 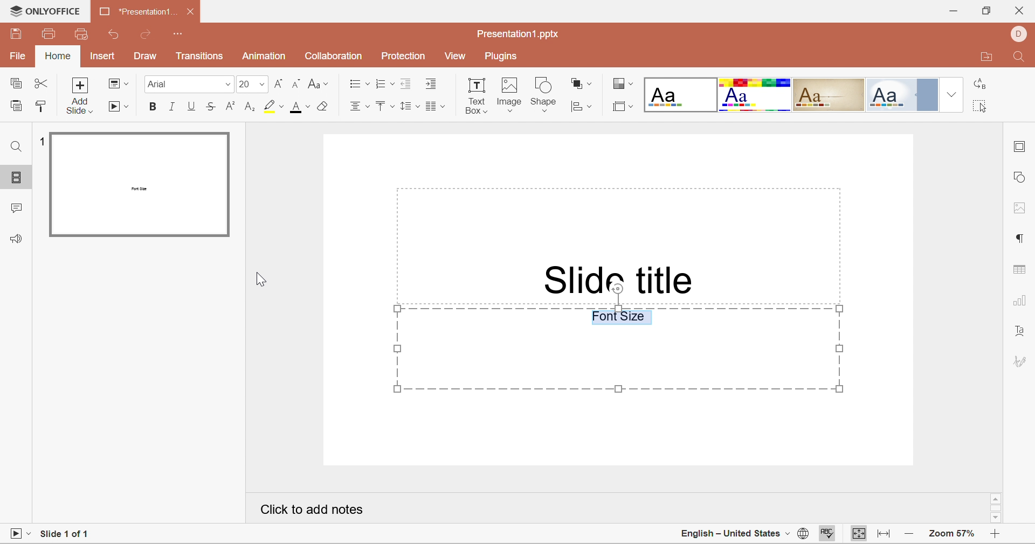 I want to click on Close, so click(x=1019, y=12).